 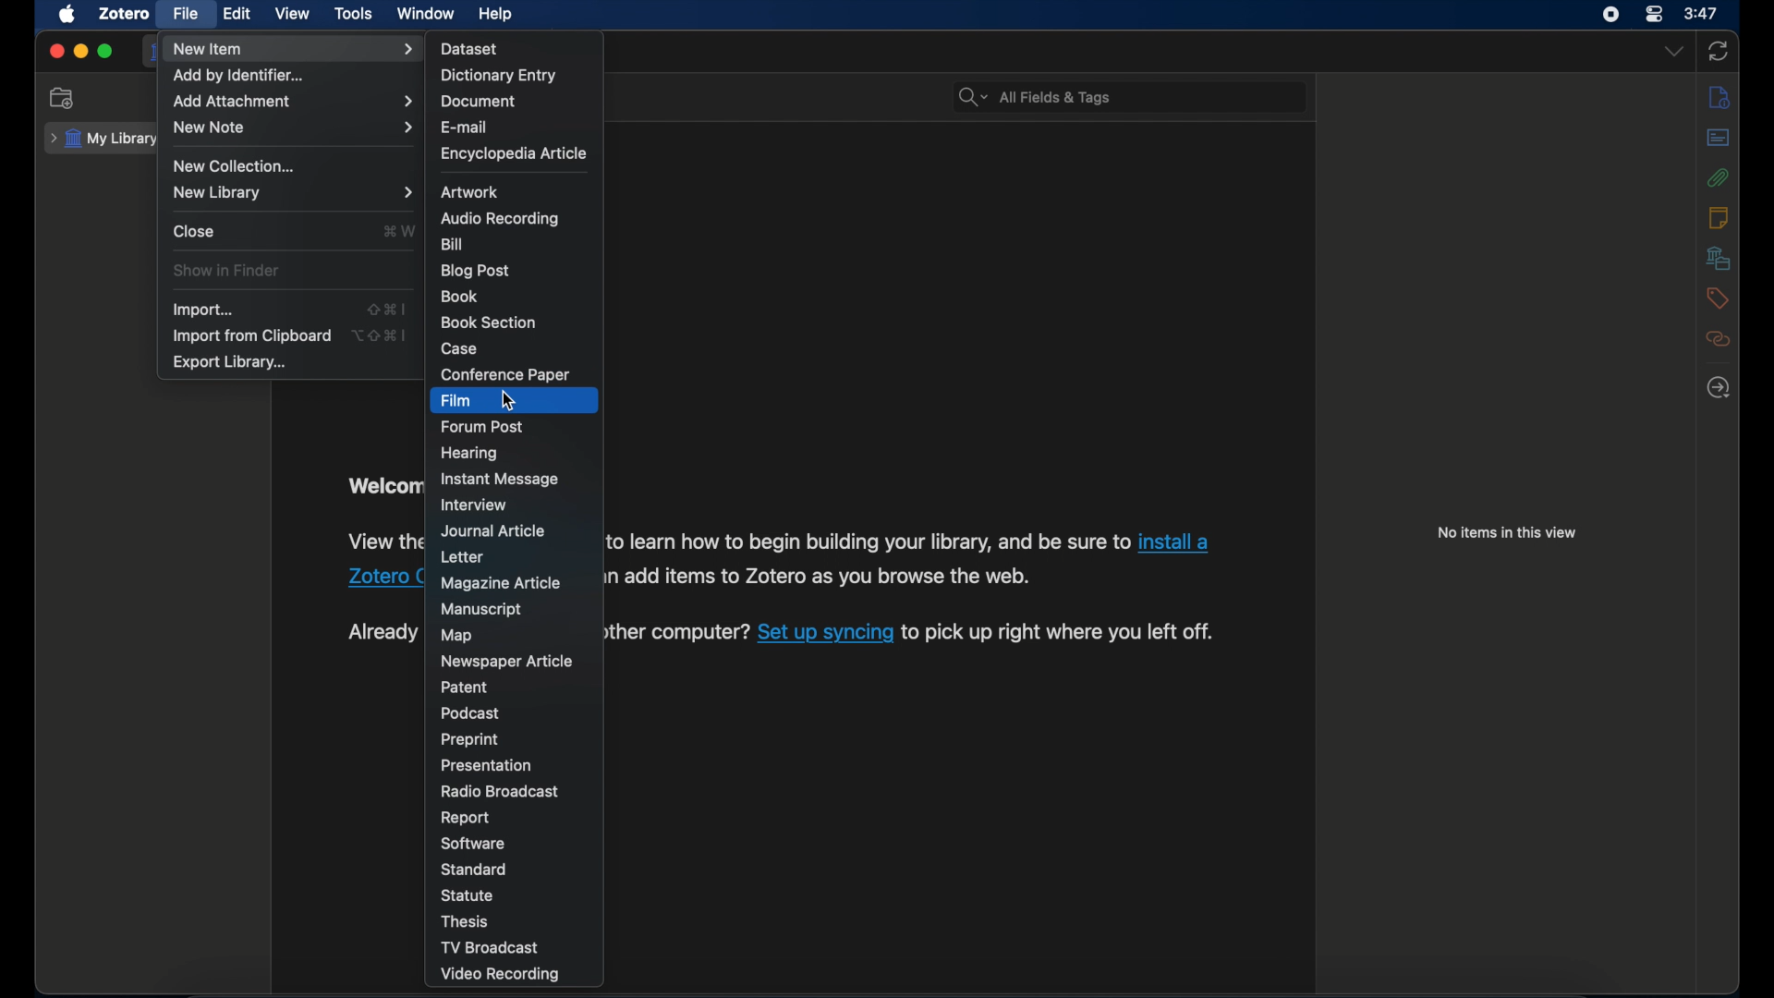 I want to click on hyperlink, so click(x=378, y=580).